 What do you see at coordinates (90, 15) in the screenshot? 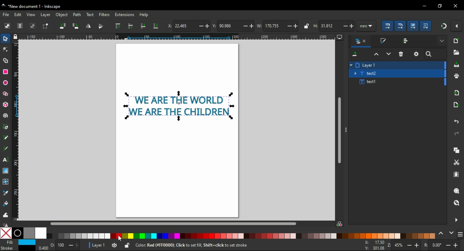
I see `text` at bounding box center [90, 15].